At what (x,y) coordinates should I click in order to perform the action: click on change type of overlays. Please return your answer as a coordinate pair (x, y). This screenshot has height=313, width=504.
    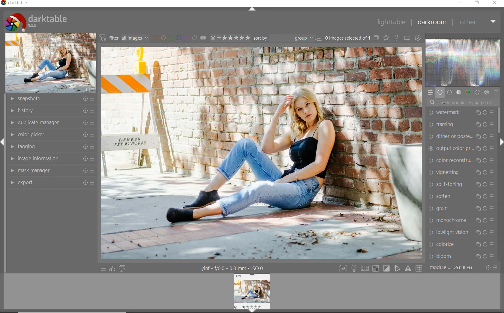
    Looking at the image, I should click on (386, 38).